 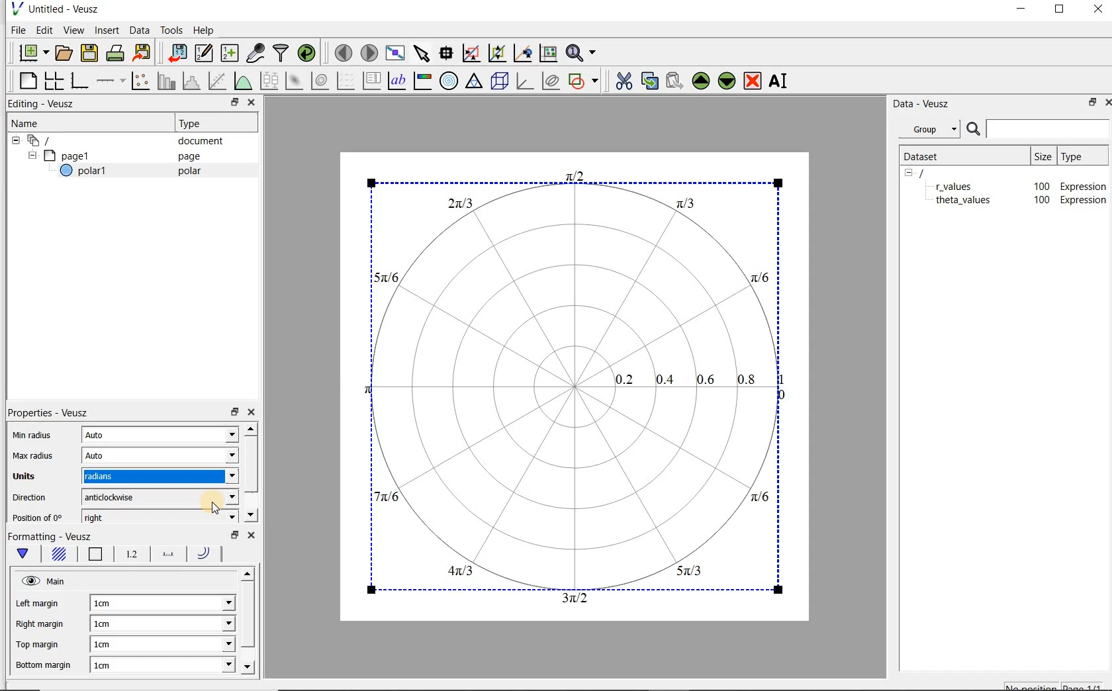 What do you see at coordinates (123, 664) in the screenshot?
I see `1cm` at bounding box center [123, 664].